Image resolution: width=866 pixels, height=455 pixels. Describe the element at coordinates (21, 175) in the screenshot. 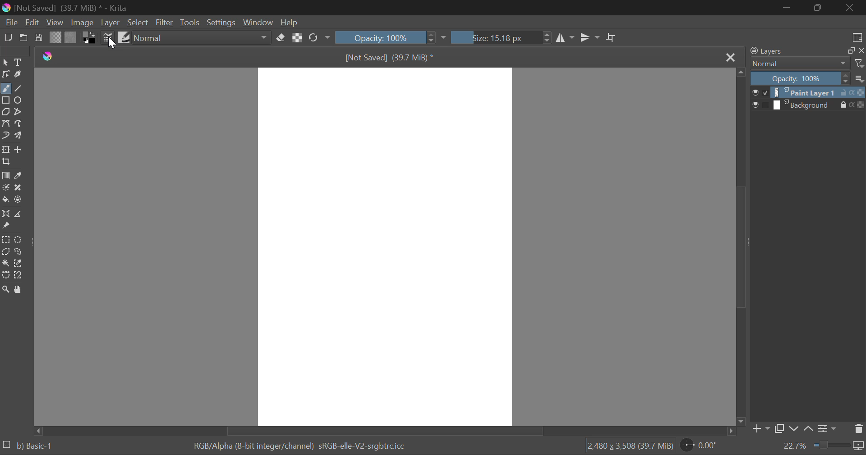

I see `Eyedropper` at that location.